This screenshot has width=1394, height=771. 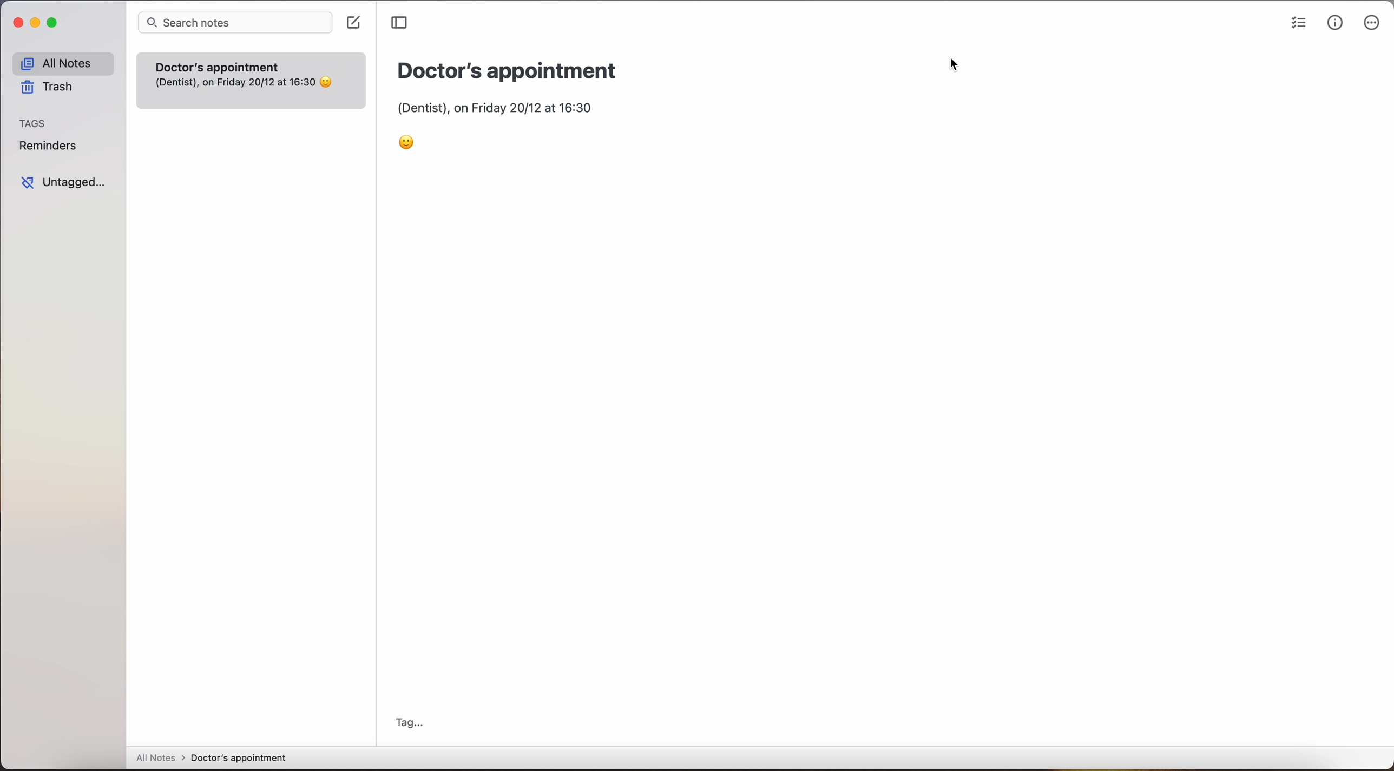 I want to click on tags, so click(x=33, y=123).